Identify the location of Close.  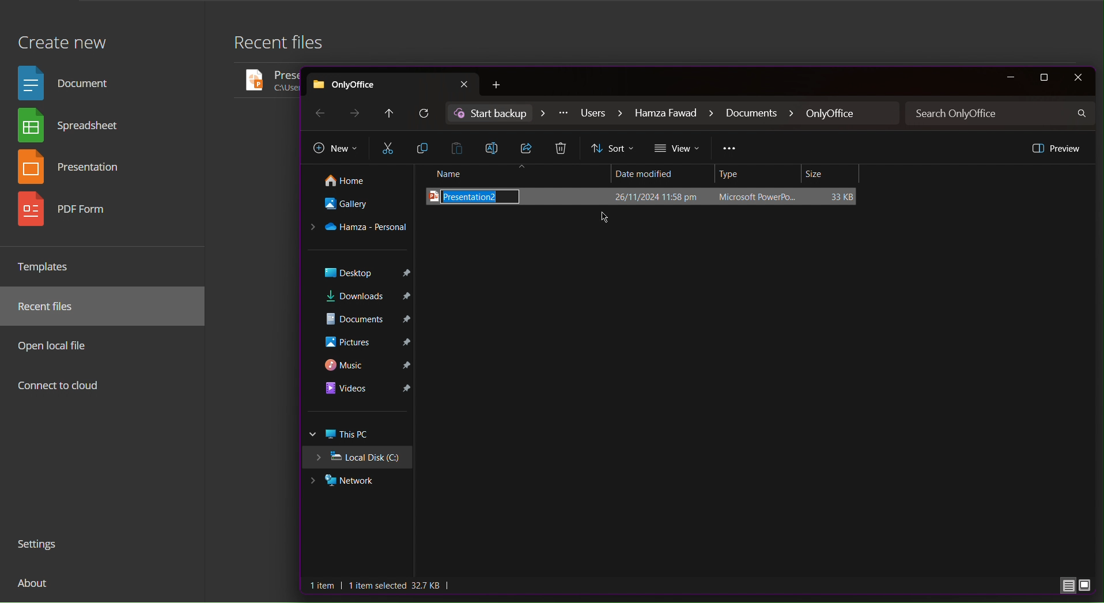
(1077, 78).